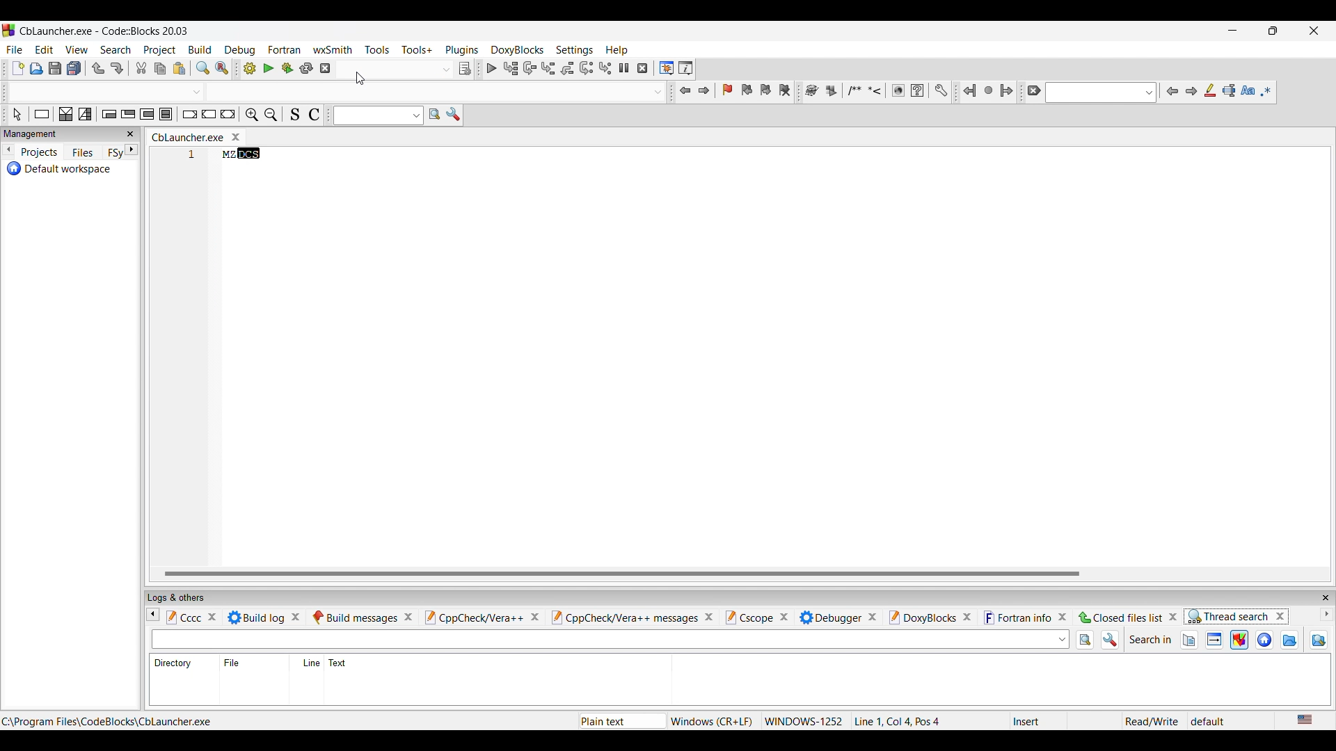  What do you see at coordinates (703, 90) in the screenshot?
I see `Jump forward` at bounding box center [703, 90].